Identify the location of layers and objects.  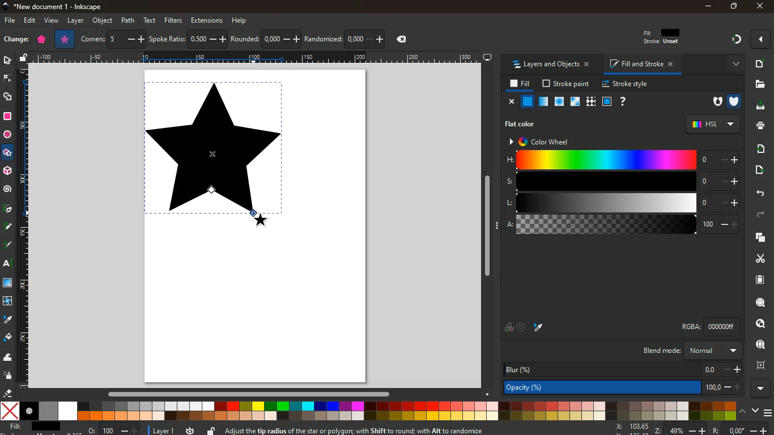
(551, 65).